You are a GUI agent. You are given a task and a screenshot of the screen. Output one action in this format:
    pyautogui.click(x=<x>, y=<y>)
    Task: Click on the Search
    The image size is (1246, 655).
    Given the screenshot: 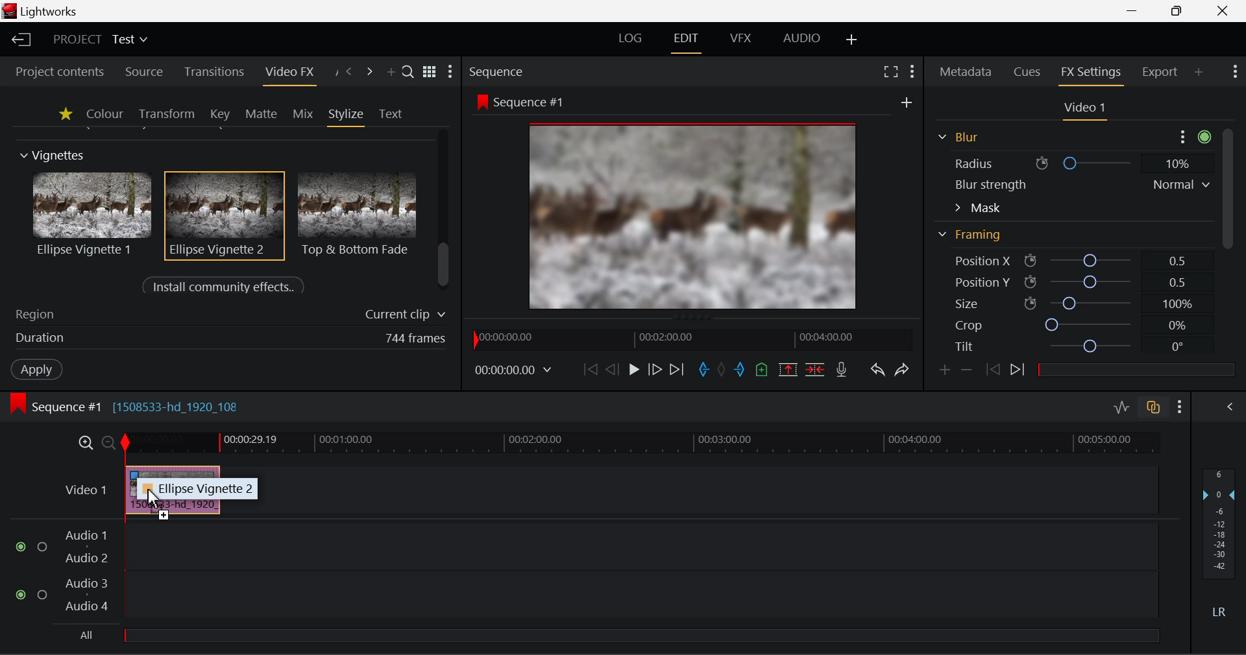 What is the action you would take?
    pyautogui.click(x=409, y=73)
    